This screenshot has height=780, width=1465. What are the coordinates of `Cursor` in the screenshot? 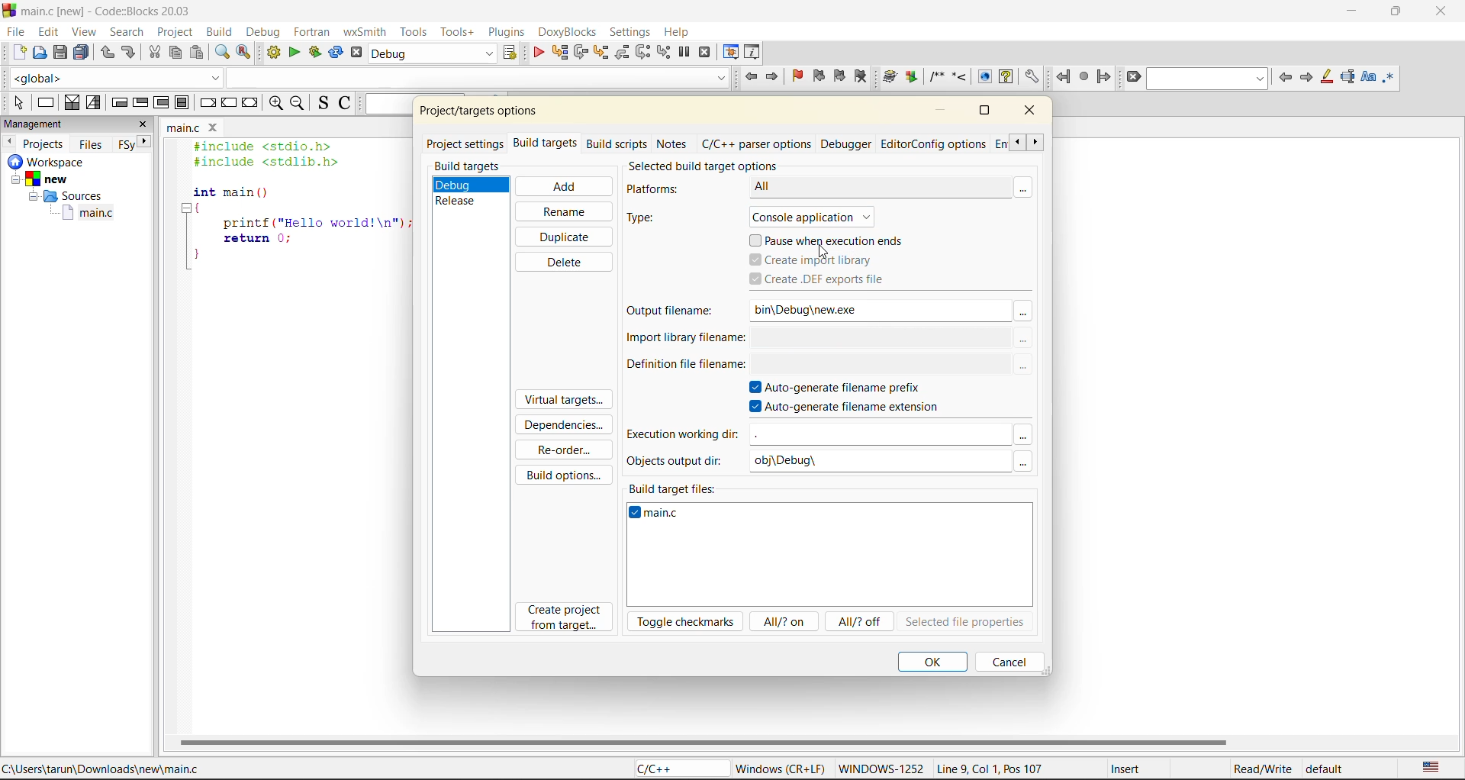 It's located at (823, 251).